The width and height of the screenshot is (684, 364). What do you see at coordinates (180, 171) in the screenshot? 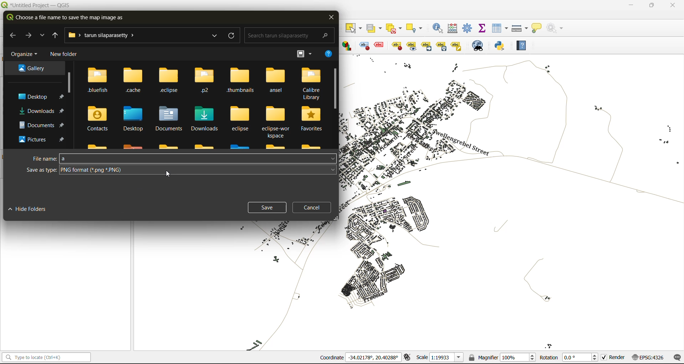
I see `save as type` at bounding box center [180, 171].